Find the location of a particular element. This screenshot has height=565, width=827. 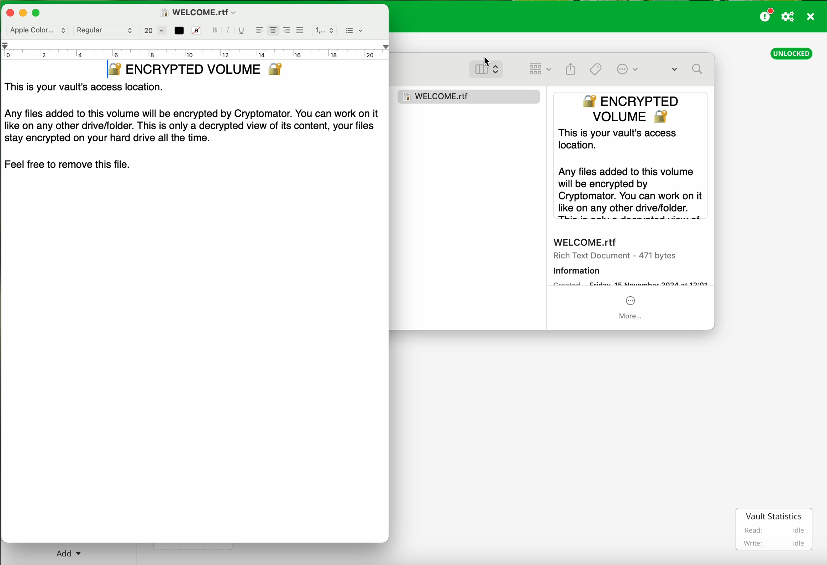

cursor is located at coordinates (488, 59).